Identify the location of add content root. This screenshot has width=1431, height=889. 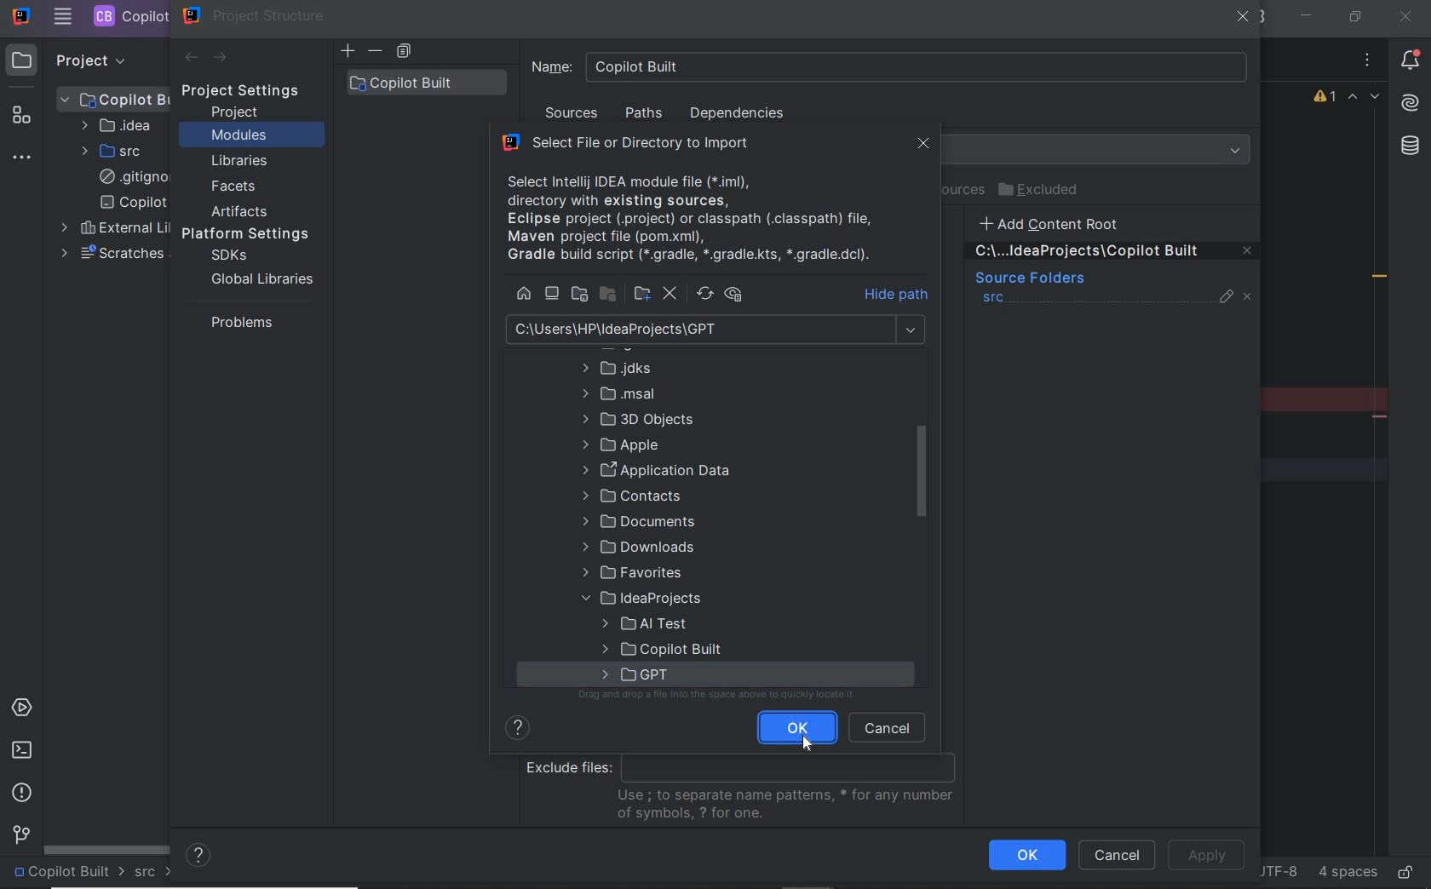
(1060, 223).